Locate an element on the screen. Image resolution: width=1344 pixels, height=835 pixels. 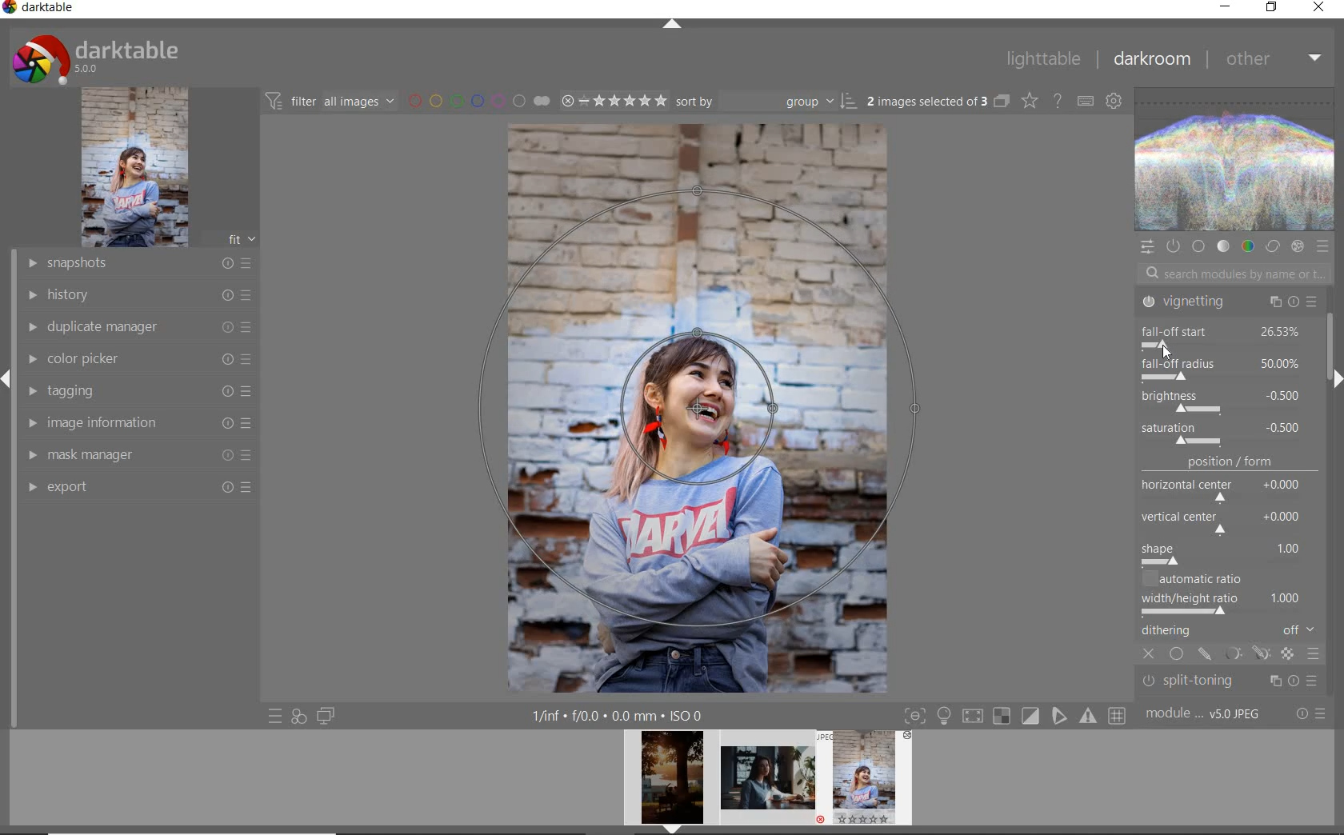
ENABLE ONLINE FOR HELP is located at coordinates (1057, 99).